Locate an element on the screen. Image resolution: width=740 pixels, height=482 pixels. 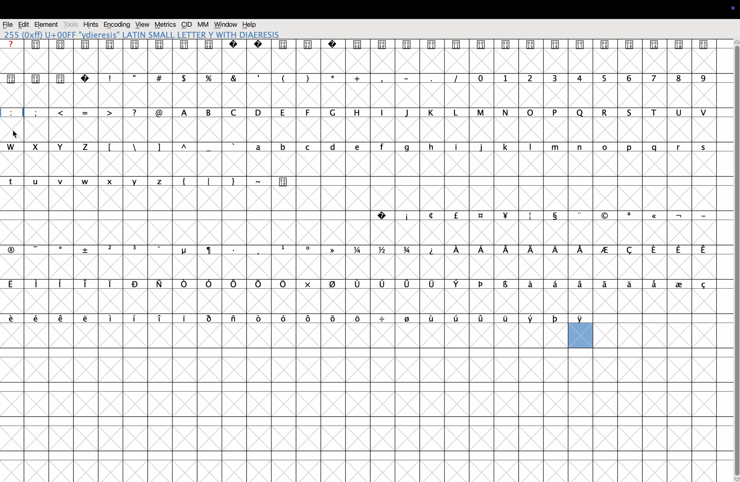
 is located at coordinates (654, 90).